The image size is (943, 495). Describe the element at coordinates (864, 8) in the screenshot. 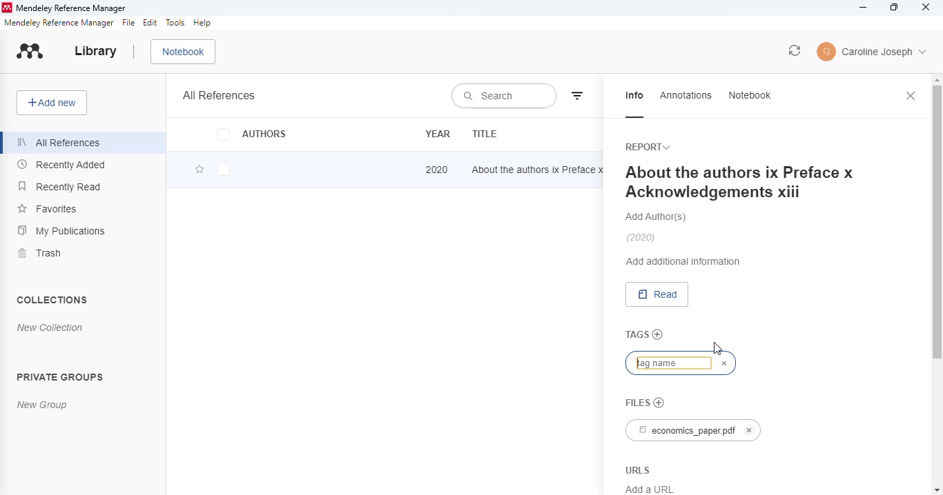

I see `minimize` at that location.